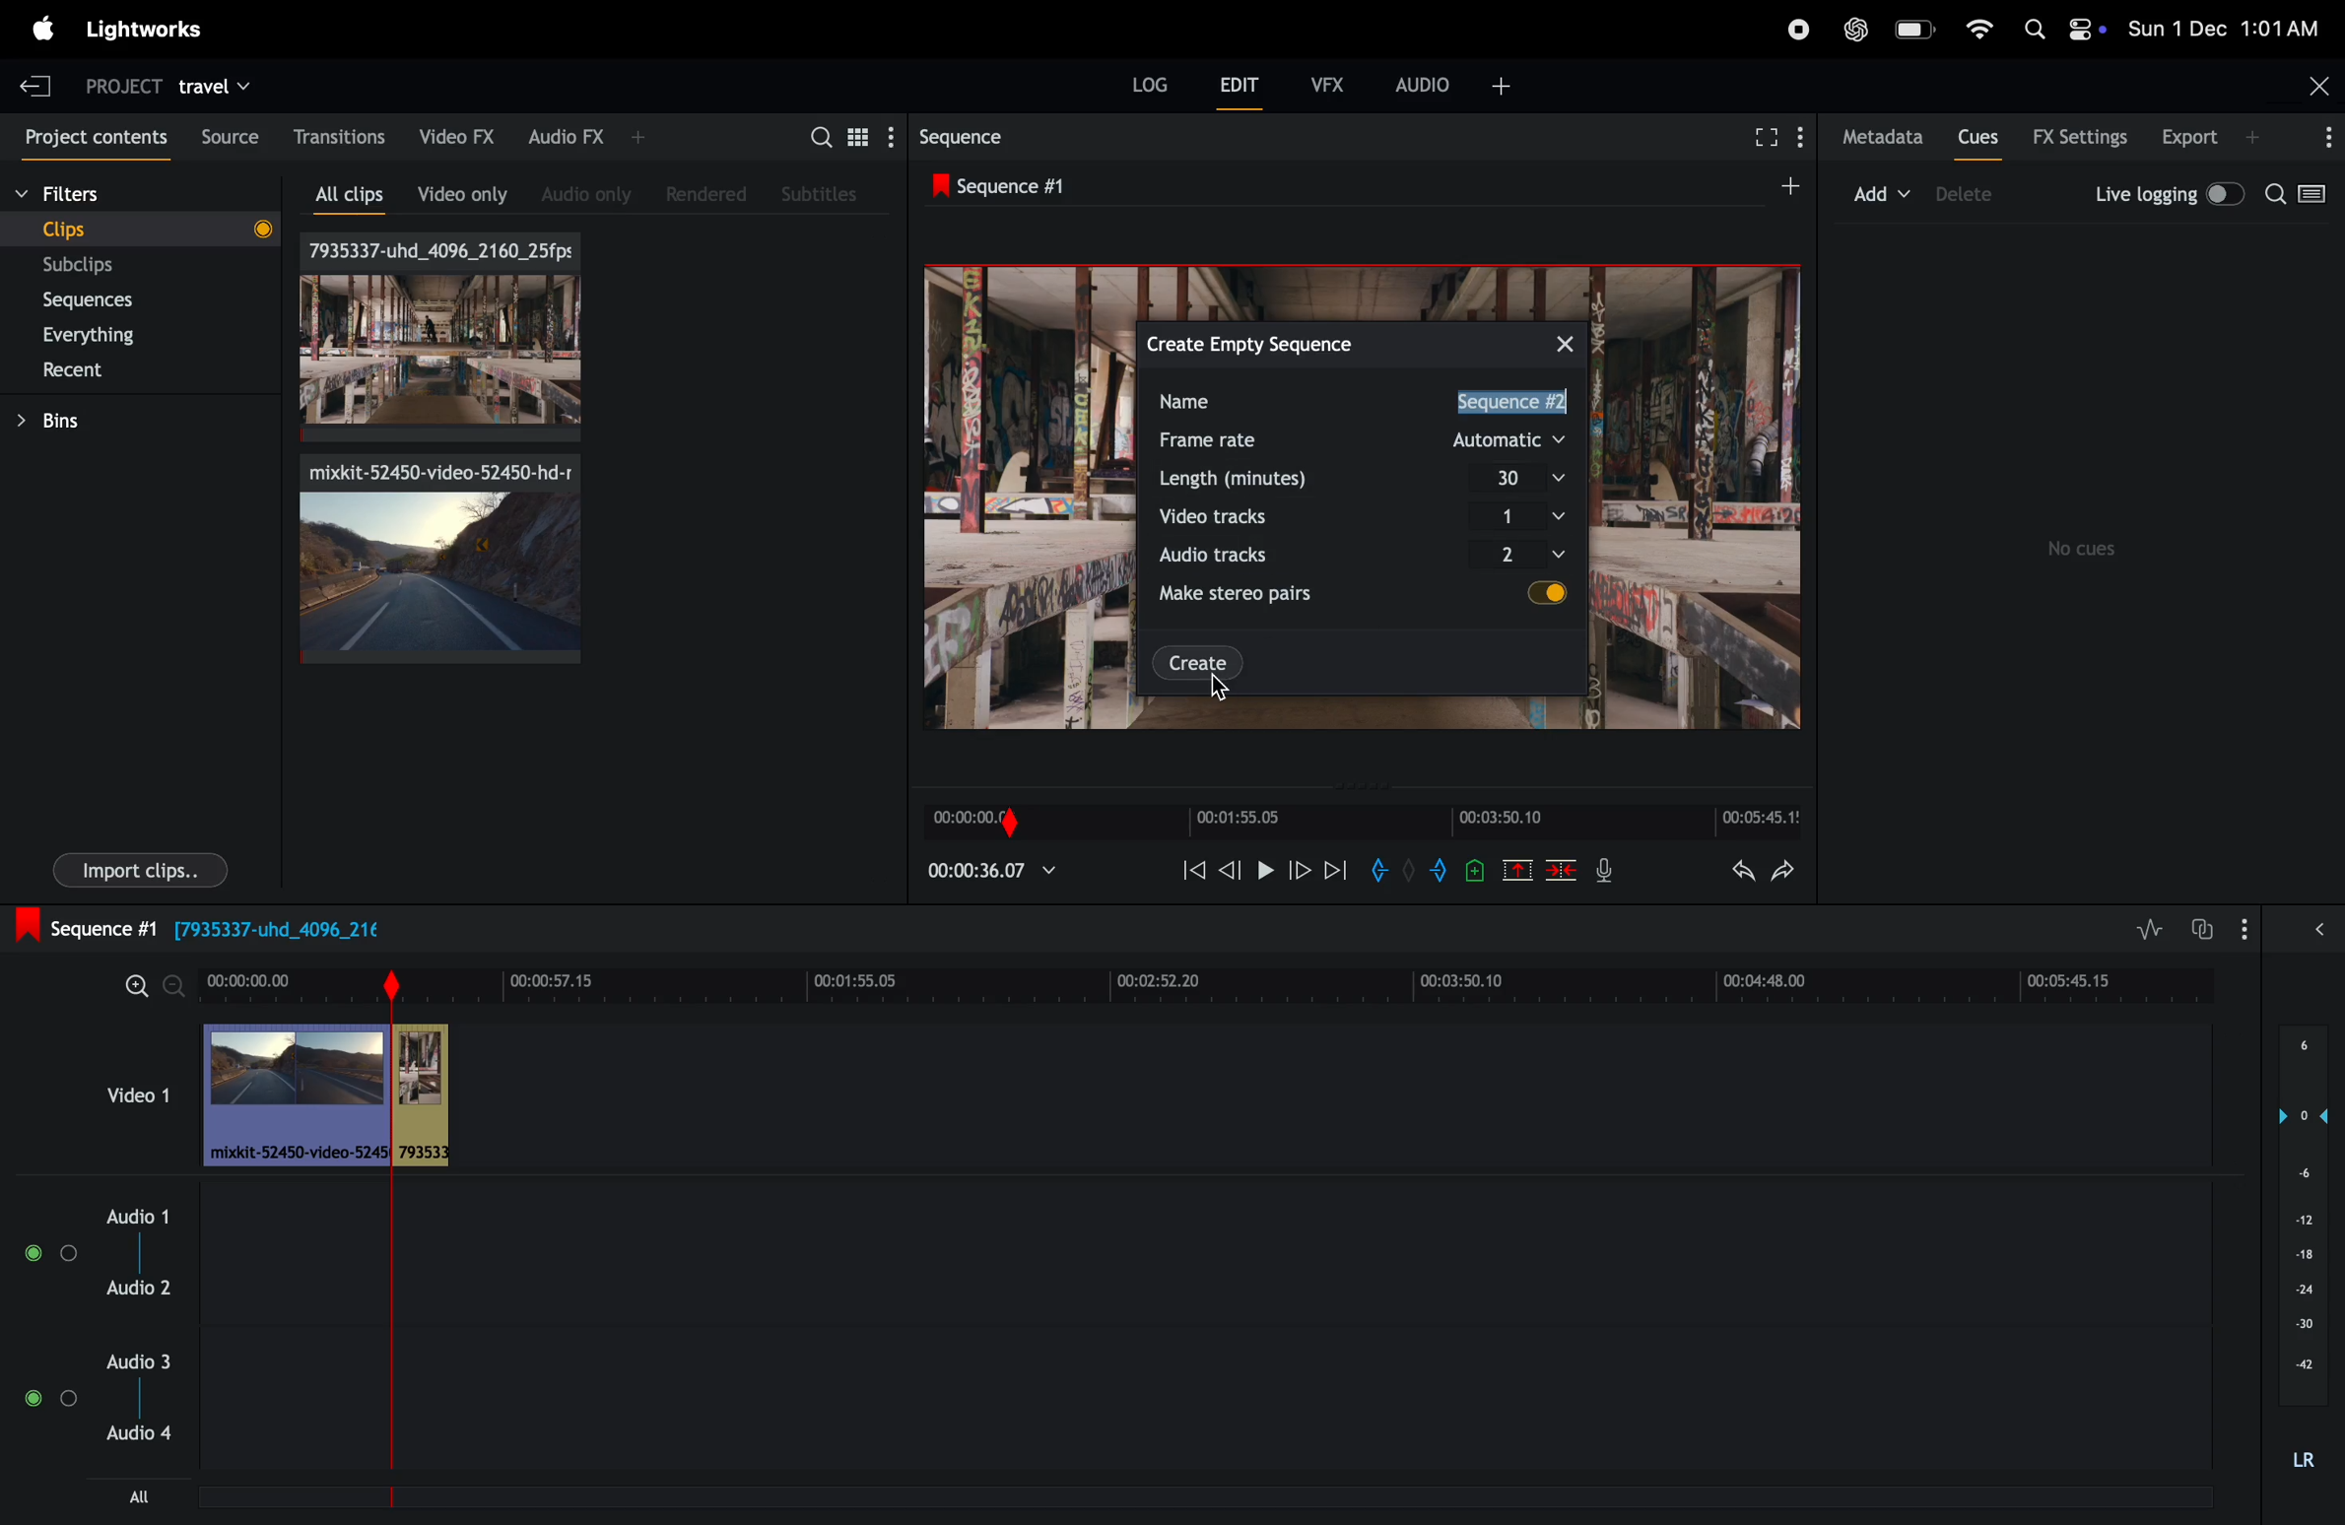 This screenshot has width=2345, height=1525. Describe the element at coordinates (889, 136) in the screenshot. I see `show settings menu` at that location.